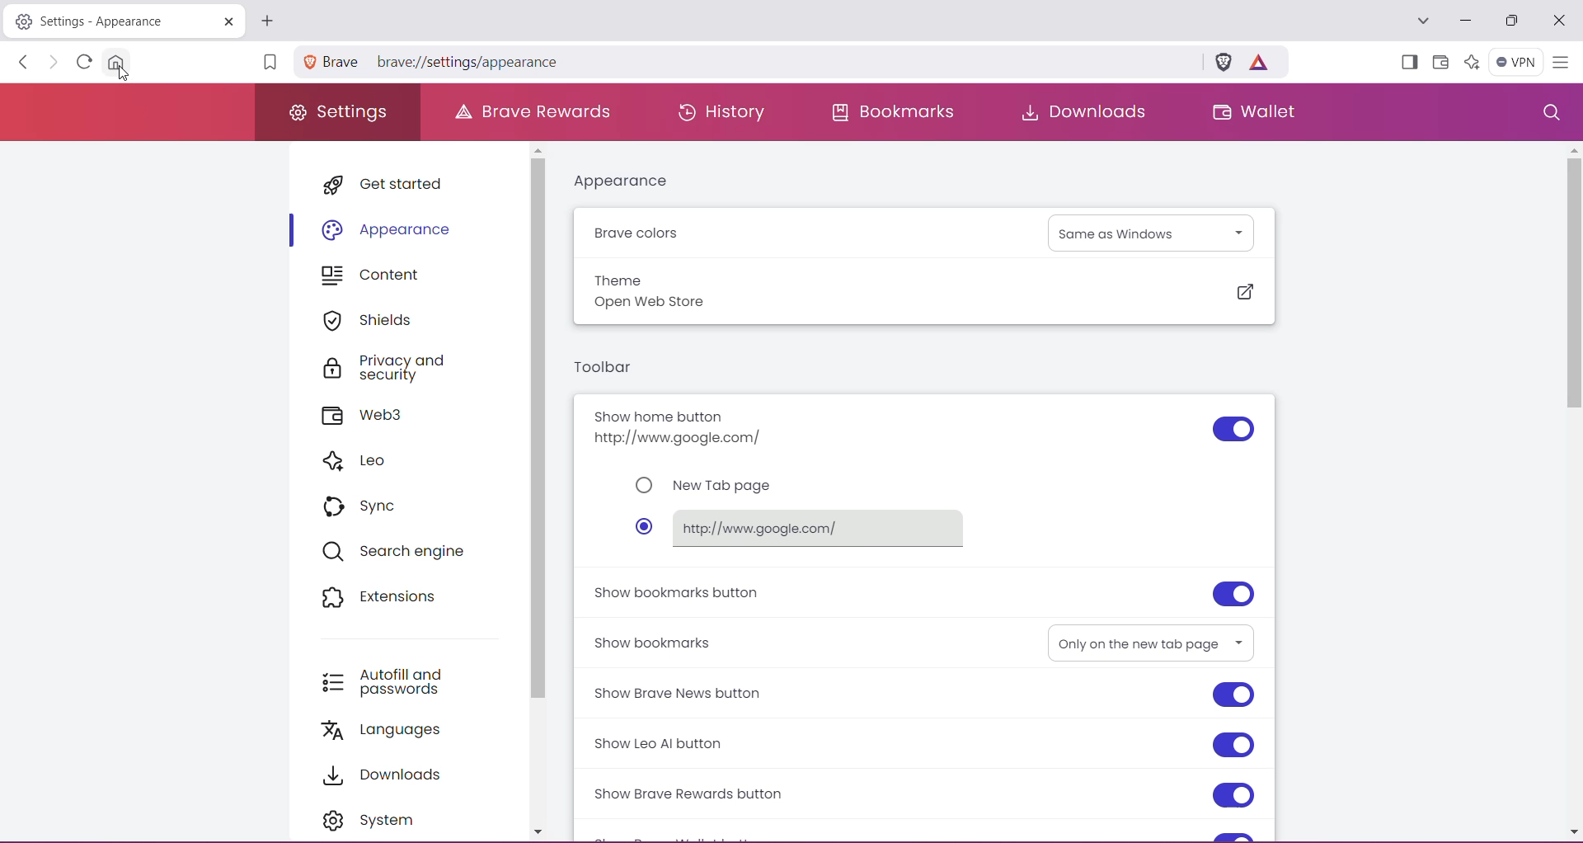 This screenshot has width=1583, height=843. Describe the element at coordinates (1559, 21) in the screenshot. I see `Close` at that location.